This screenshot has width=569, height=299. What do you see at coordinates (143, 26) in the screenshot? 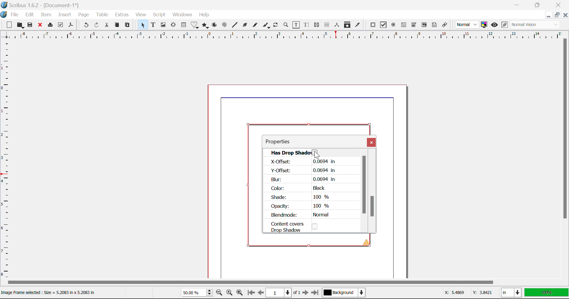
I see `Select` at bounding box center [143, 26].